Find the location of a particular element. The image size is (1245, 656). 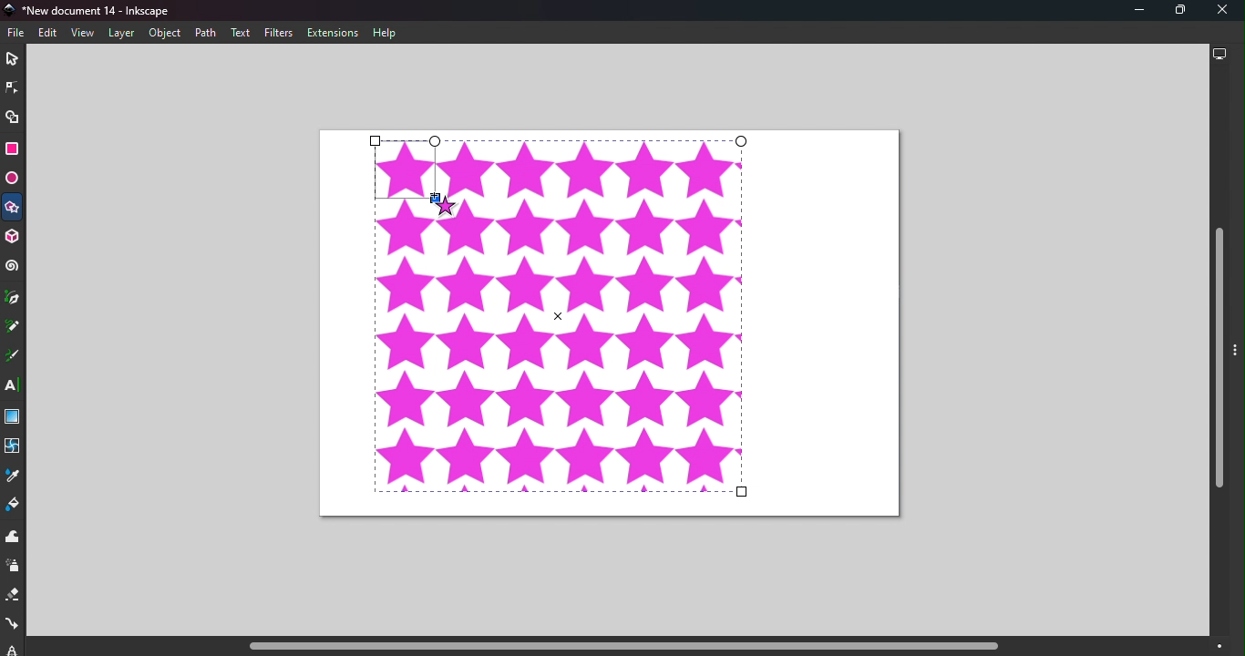

Display options is located at coordinates (1219, 56).